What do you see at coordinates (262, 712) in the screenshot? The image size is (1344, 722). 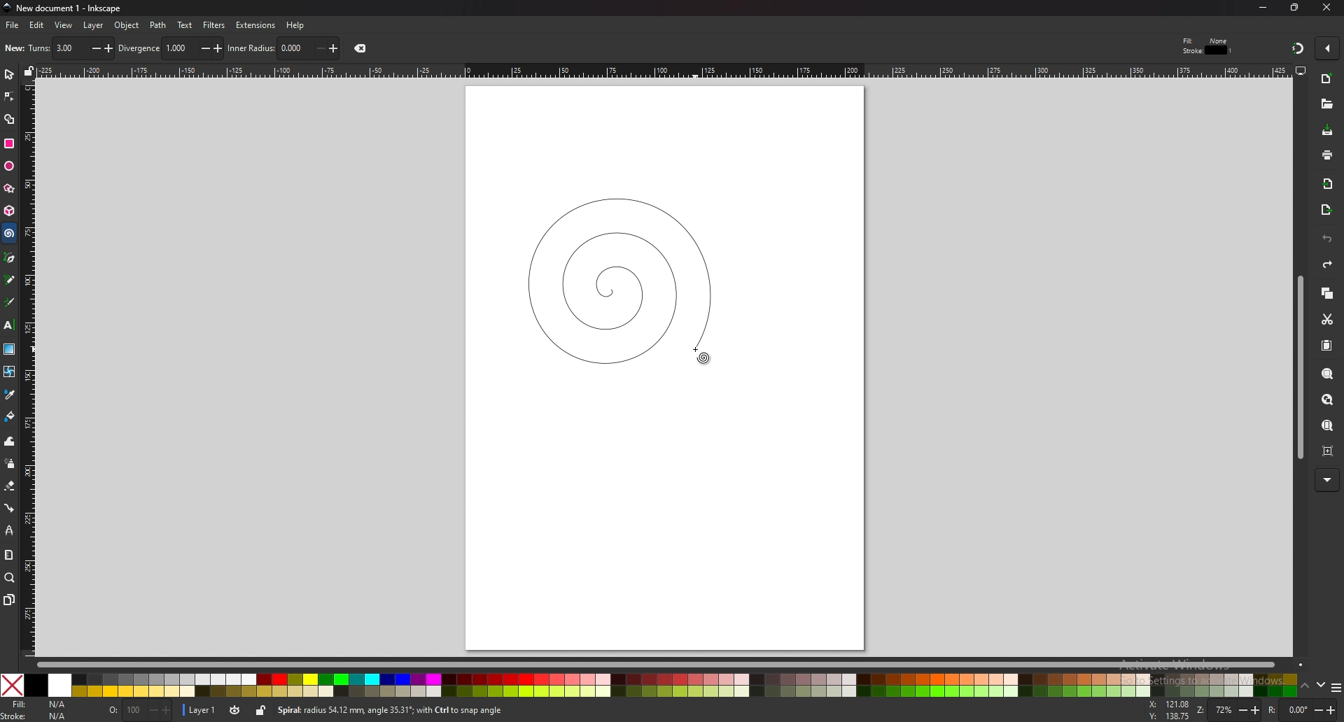 I see `lock` at bounding box center [262, 712].